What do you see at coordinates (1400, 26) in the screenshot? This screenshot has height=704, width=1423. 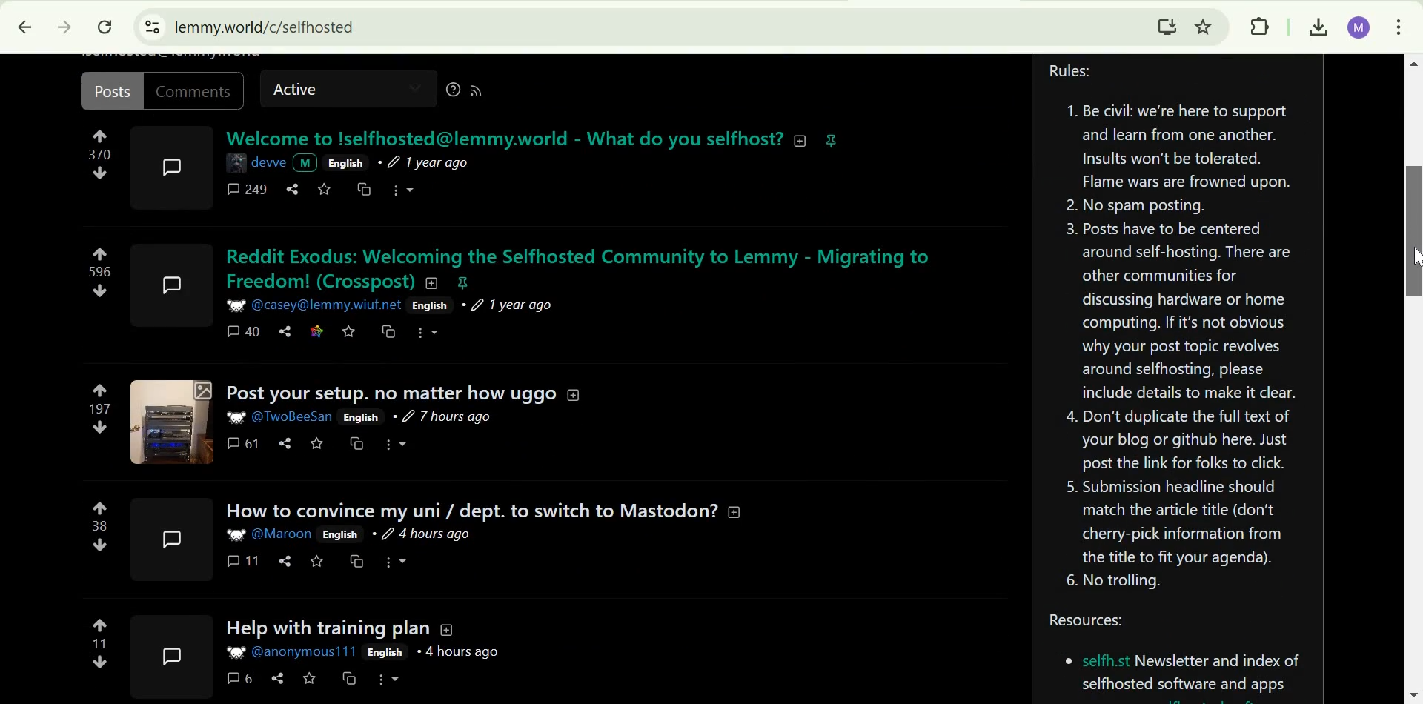 I see `customize and control google chrome` at bounding box center [1400, 26].